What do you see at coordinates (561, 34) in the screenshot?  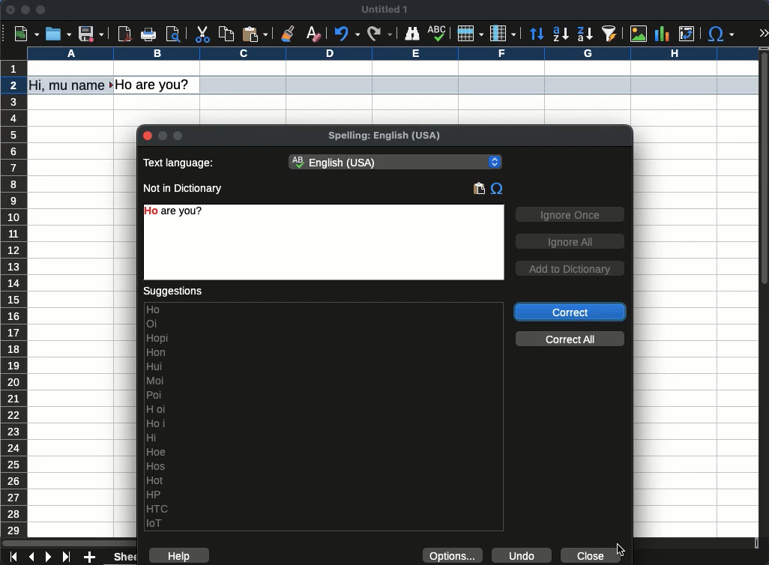 I see `ascending` at bounding box center [561, 34].